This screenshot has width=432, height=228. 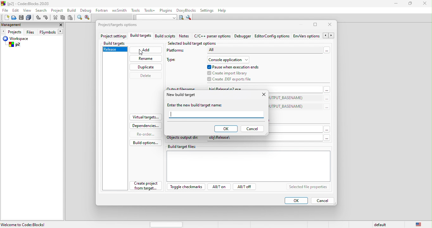 What do you see at coordinates (26, 3) in the screenshot?
I see `[p2] - Code=Blocks 20.03` at bounding box center [26, 3].